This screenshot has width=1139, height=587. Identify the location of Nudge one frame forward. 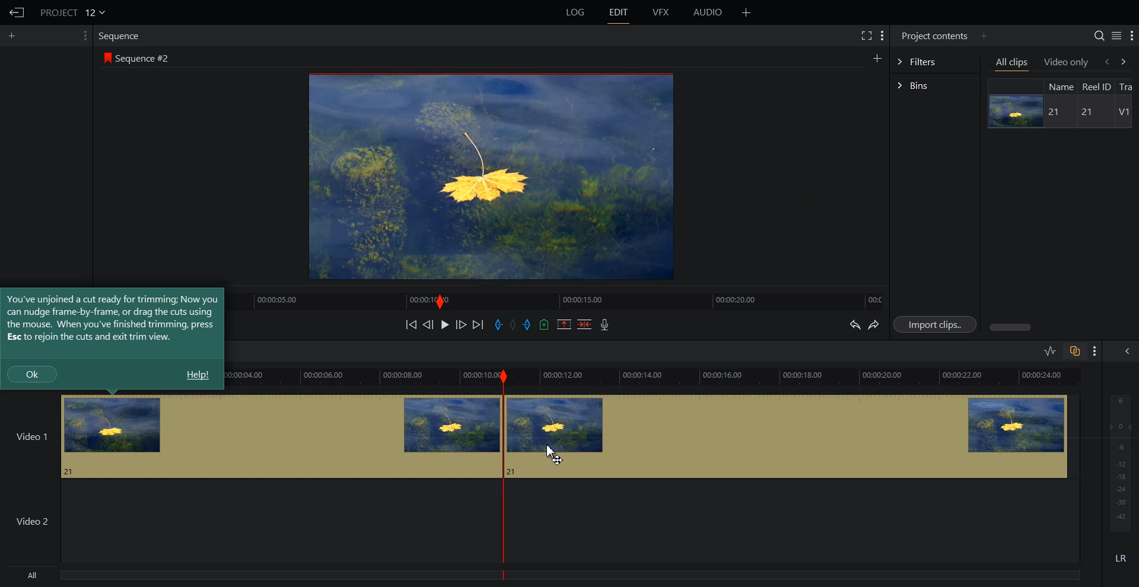
(461, 324).